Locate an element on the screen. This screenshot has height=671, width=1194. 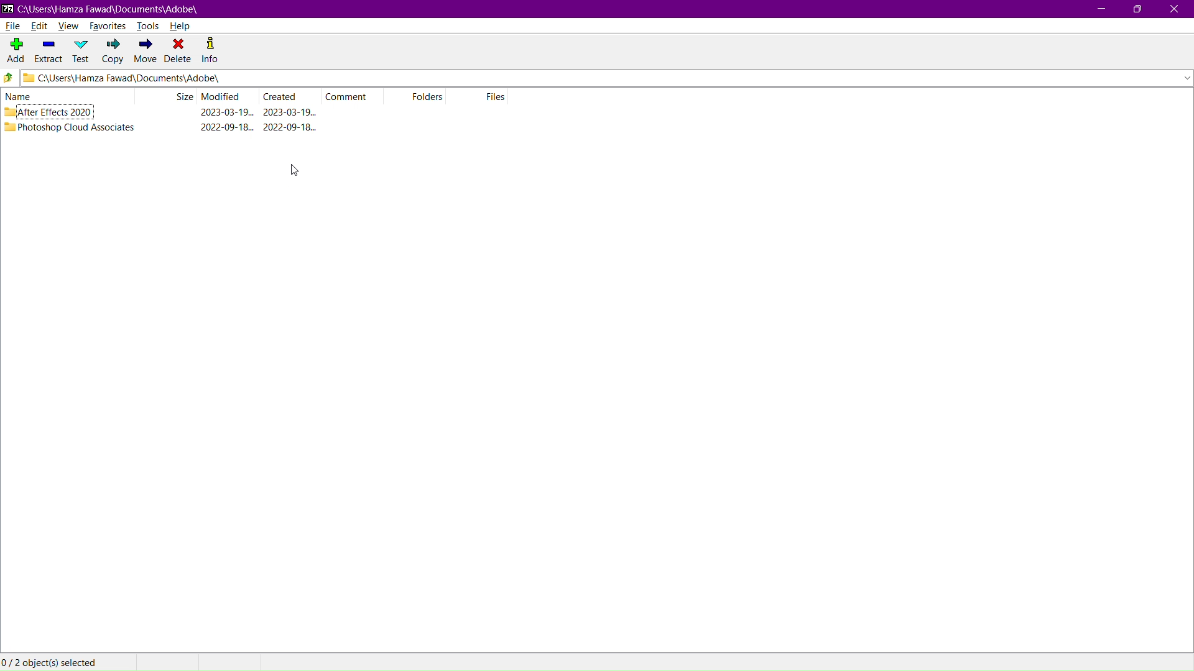
Size is located at coordinates (184, 96).